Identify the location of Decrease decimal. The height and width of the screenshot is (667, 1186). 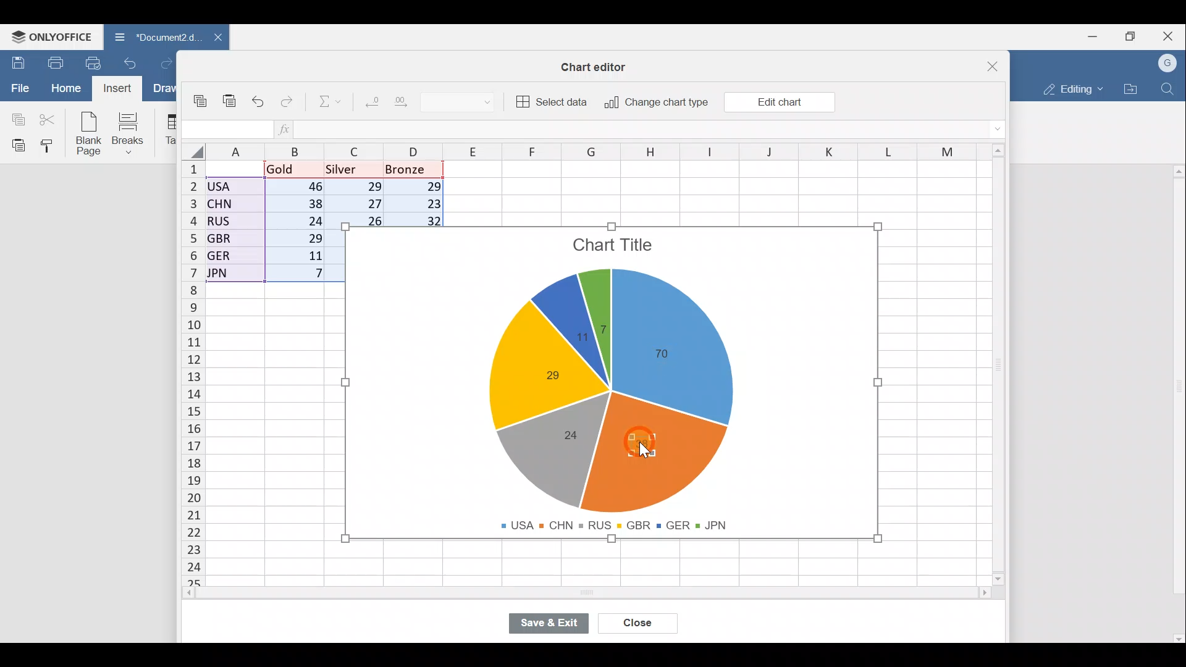
(371, 99).